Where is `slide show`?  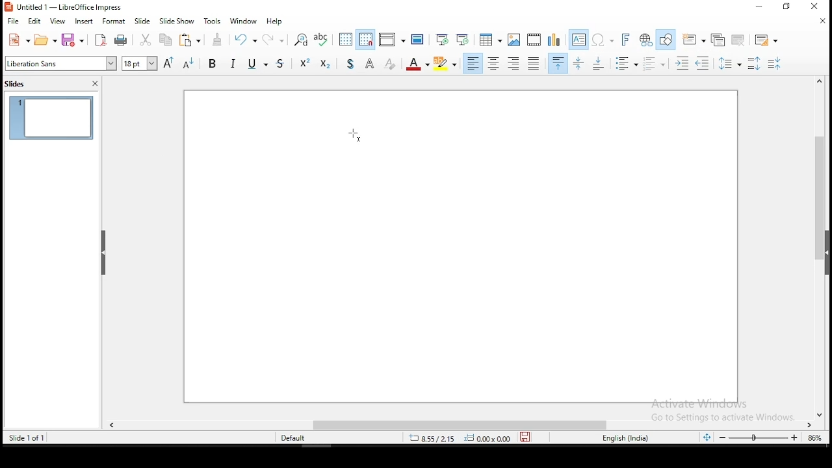
slide show is located at coordinates (177, 21).